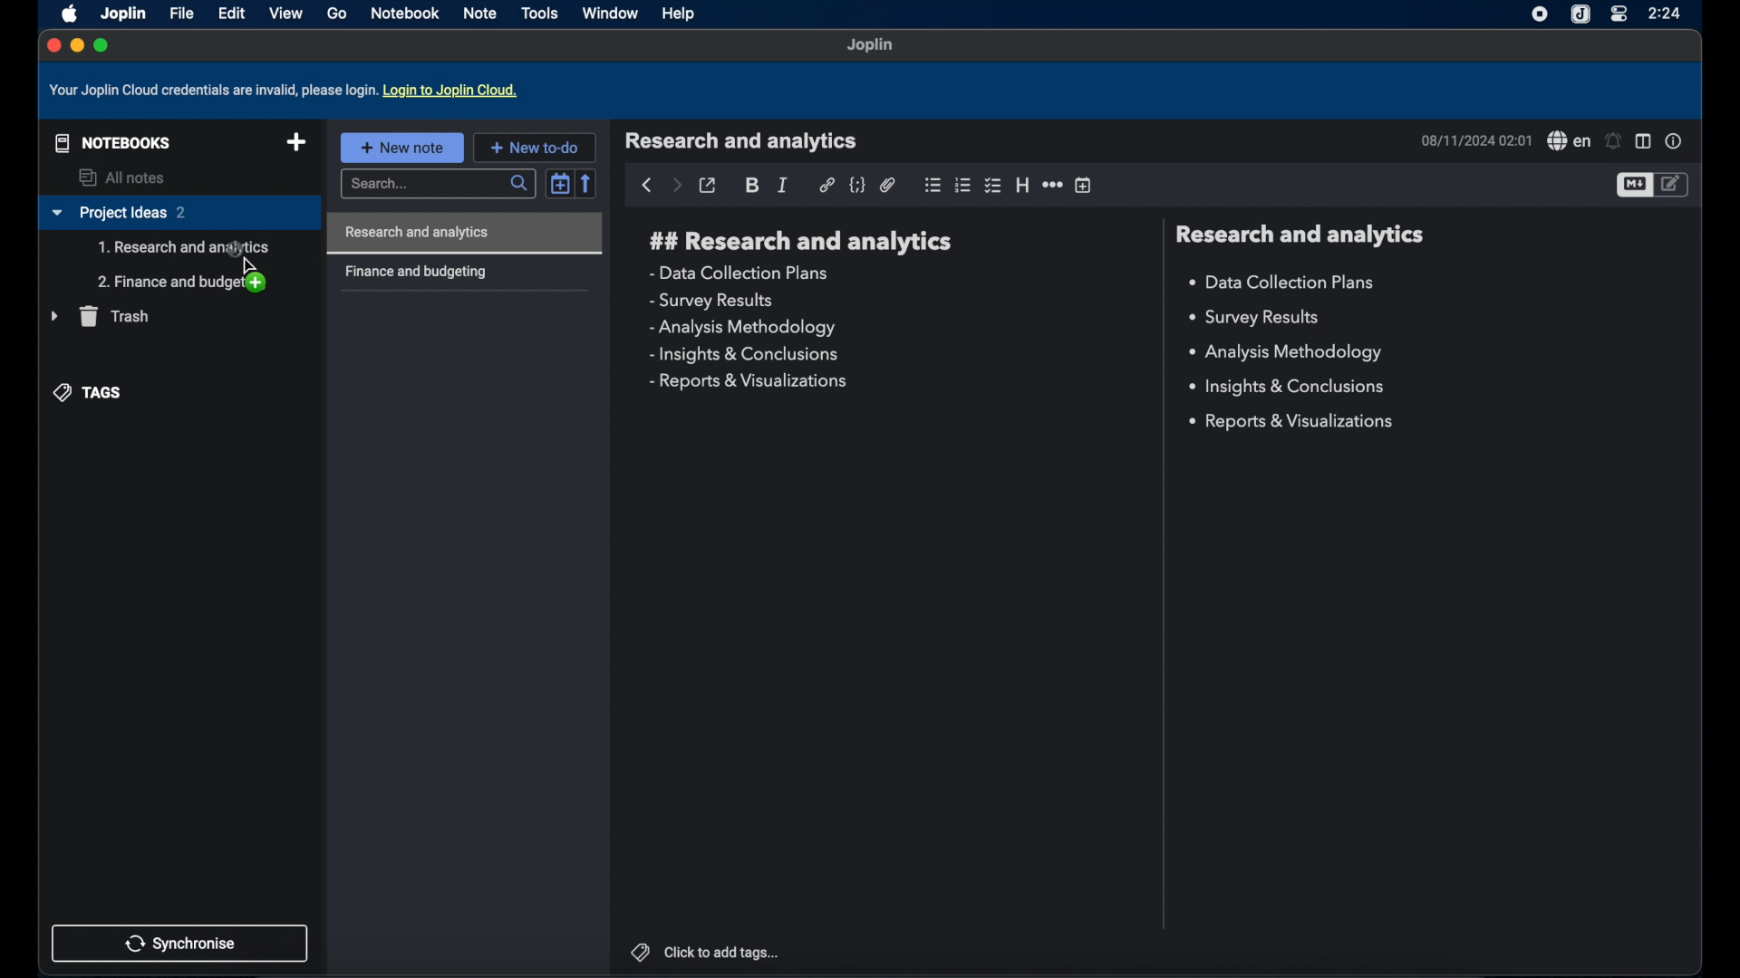 The width and height of the screenshot is (1740, 978). I want to click on italic, so click(784, 185).